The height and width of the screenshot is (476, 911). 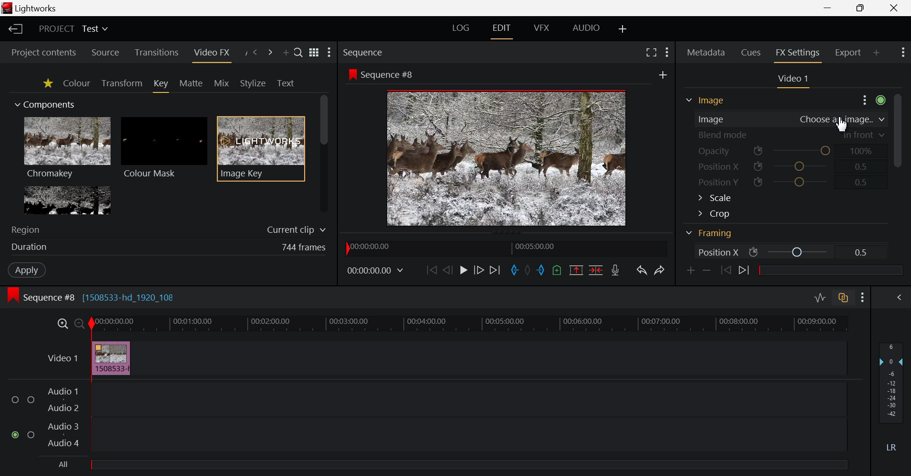 What do you see at coordinates (876, 53) in the screenshot?
I see `Add Panel` at bounding box center [876, 53].